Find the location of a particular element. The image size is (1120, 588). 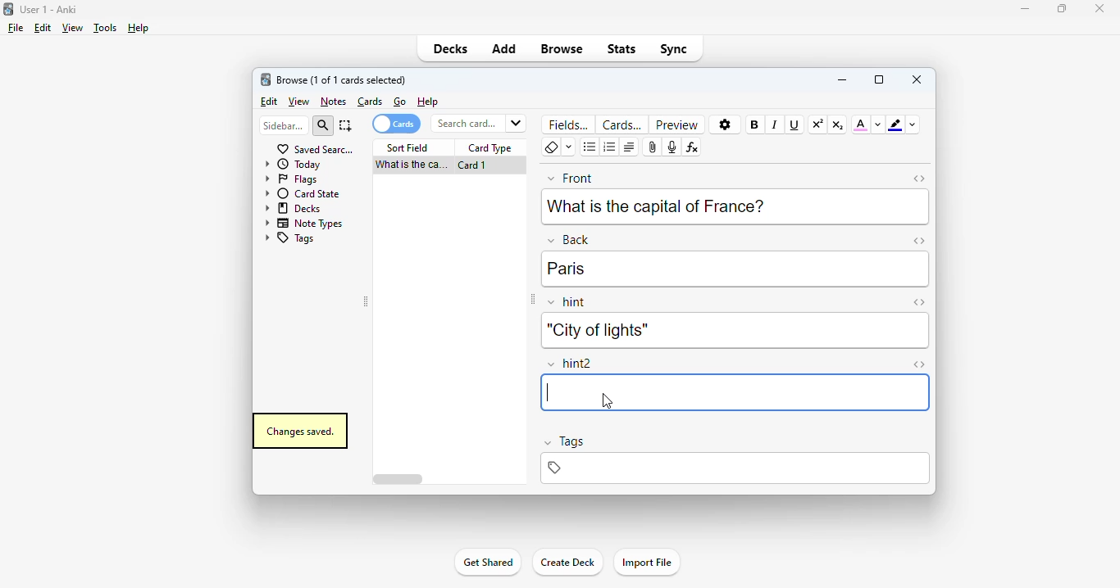

what is the capital of France? is located at coordinates (409, 165).